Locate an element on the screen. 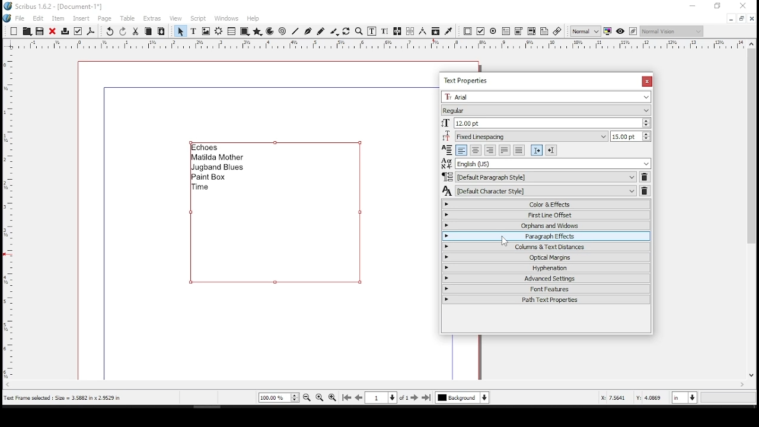 This screenshot has width=759, height=427. text frame is located at coordinates (193, 31).